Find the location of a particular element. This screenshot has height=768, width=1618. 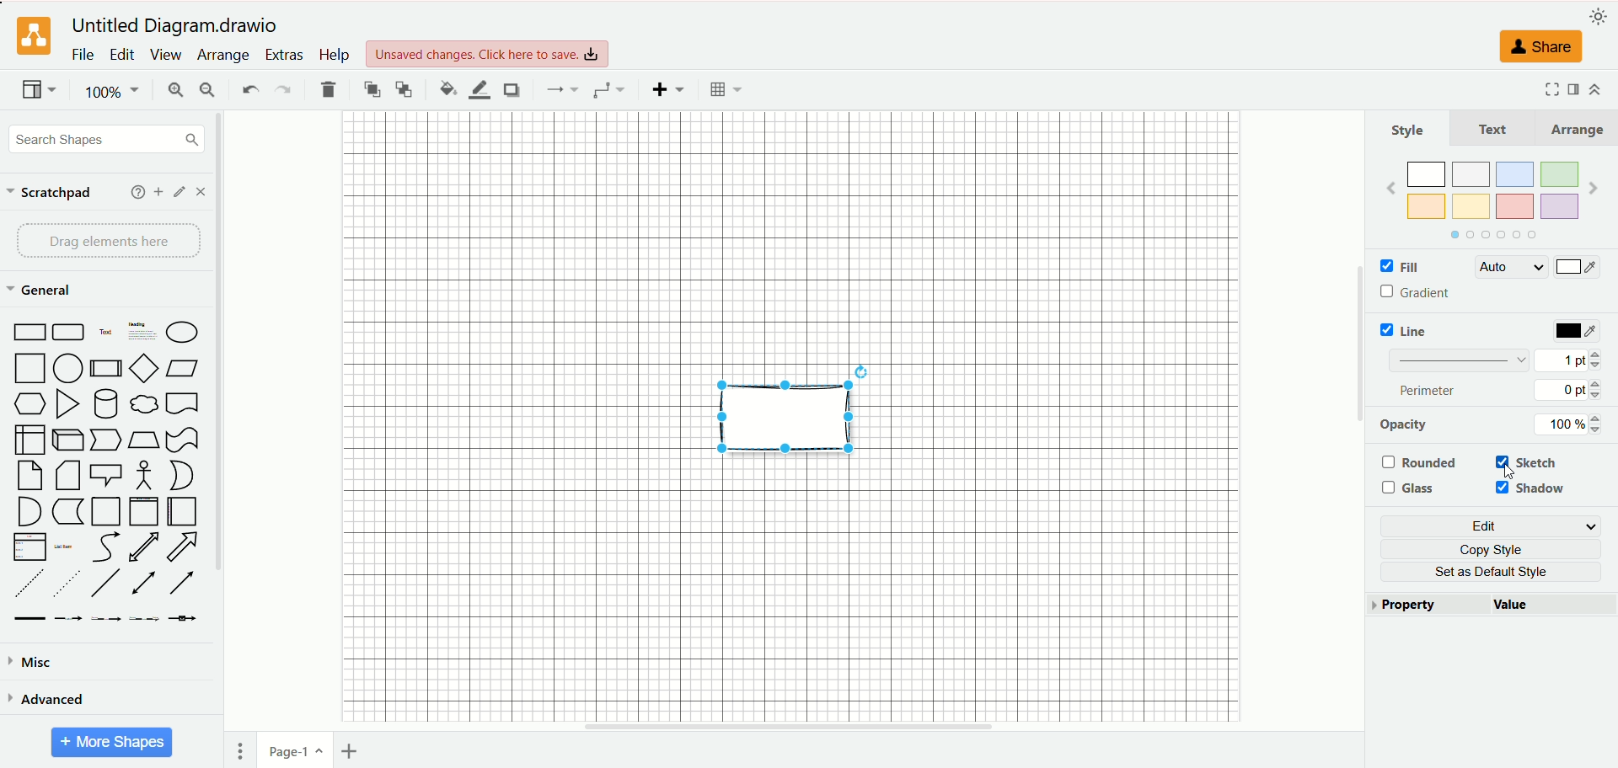

value is located at coordinates (1553, 606).